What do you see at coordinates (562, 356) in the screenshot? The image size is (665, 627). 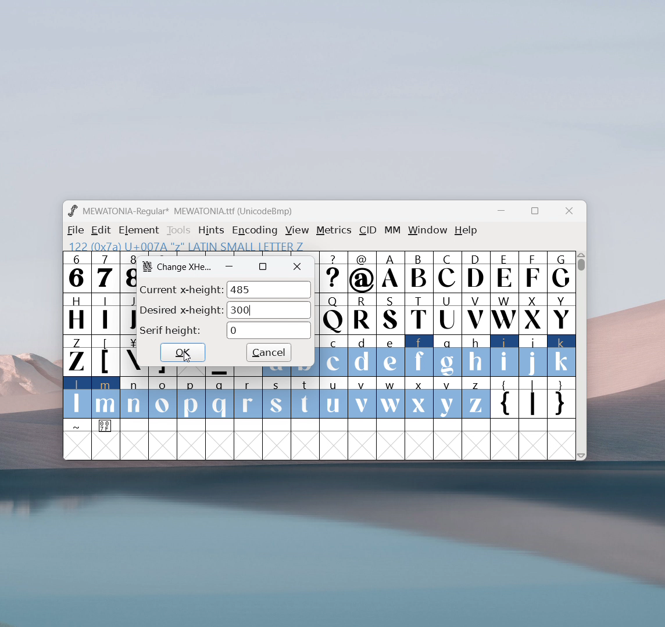 I see `k` at bounding box center [562, 356].